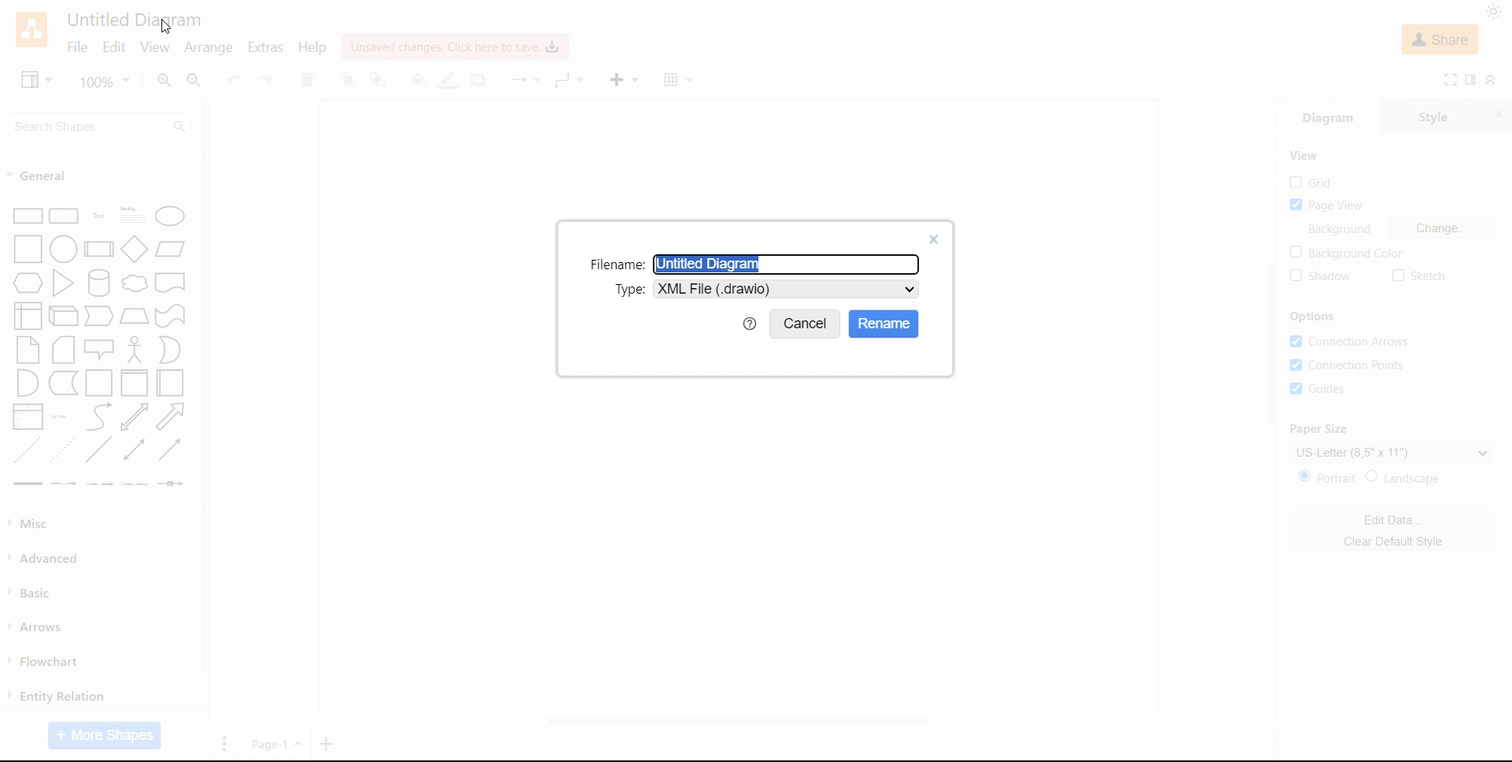 This screenshot has height=762, width=1512. I want to click on Fill colour , so click(417, 80).